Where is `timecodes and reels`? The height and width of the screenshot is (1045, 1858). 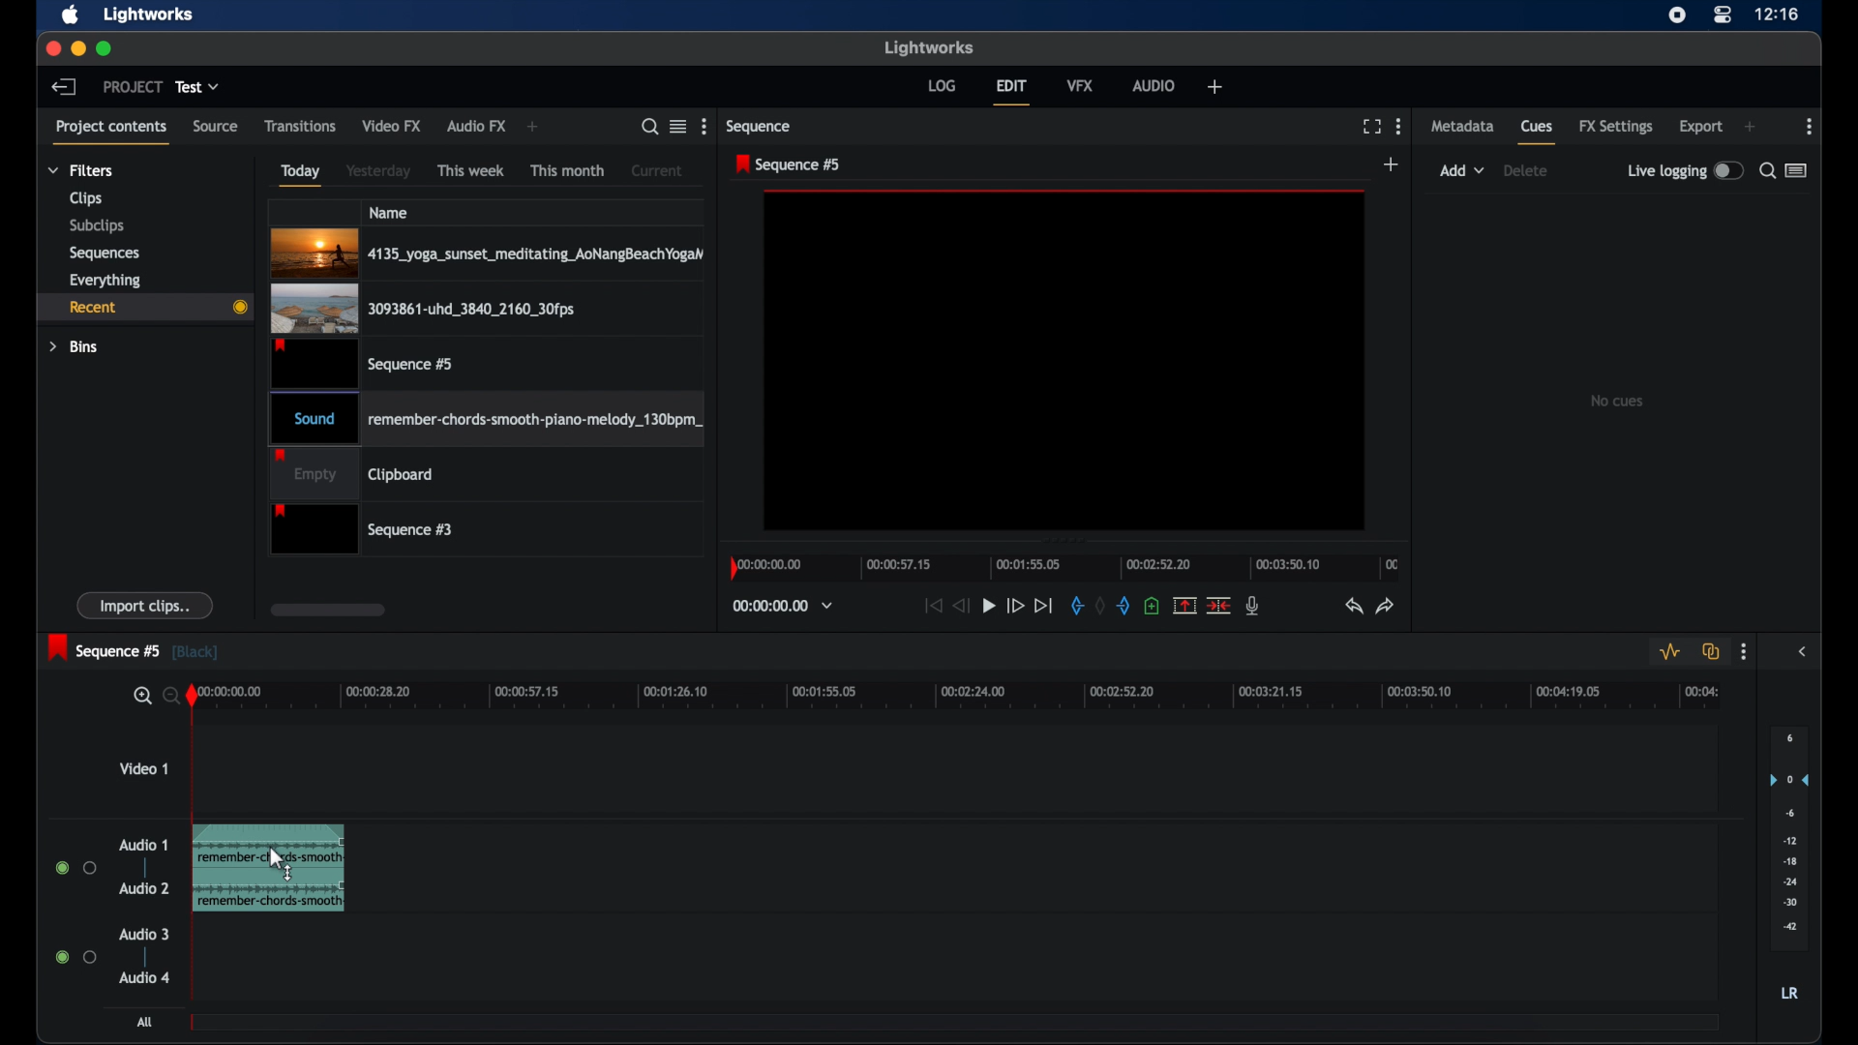 timecodes and reels is located at coordinates (782, 606).